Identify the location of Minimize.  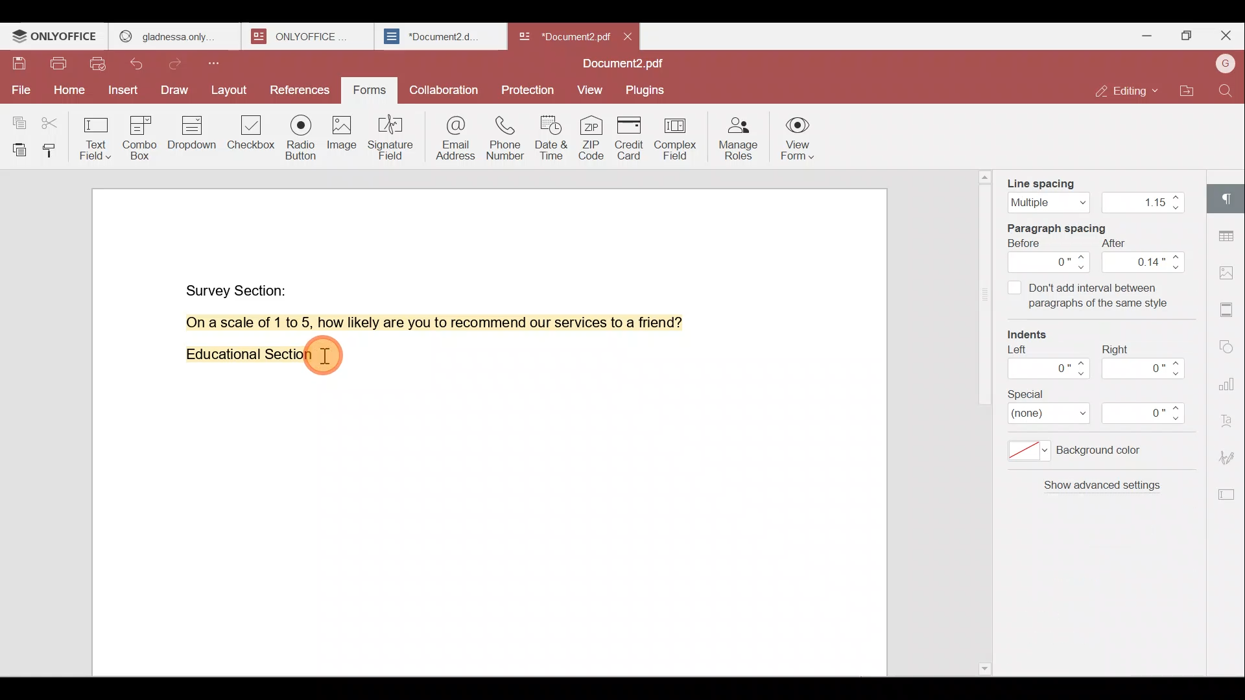
(1143, 34).